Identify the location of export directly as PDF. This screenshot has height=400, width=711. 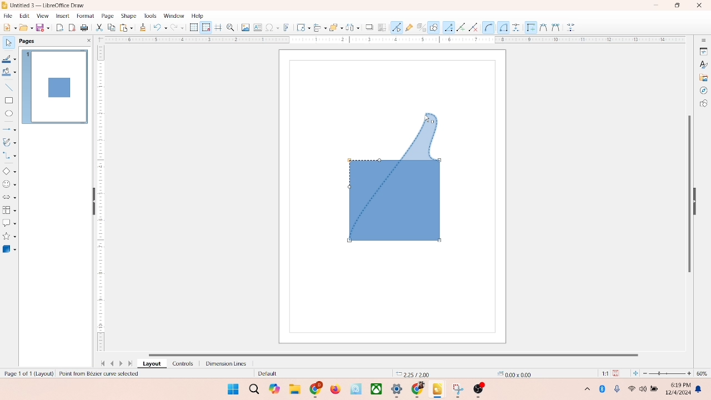
(73, 27).